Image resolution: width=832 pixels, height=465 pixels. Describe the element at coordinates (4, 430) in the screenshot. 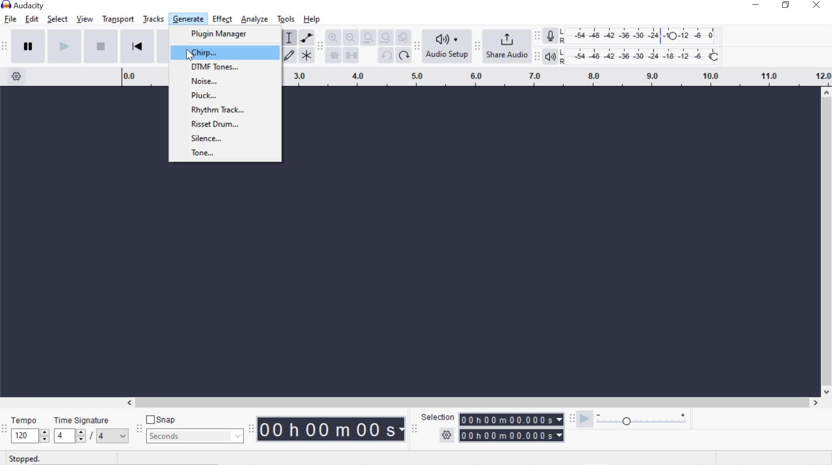

I see `Time signature toolbar` at that location.